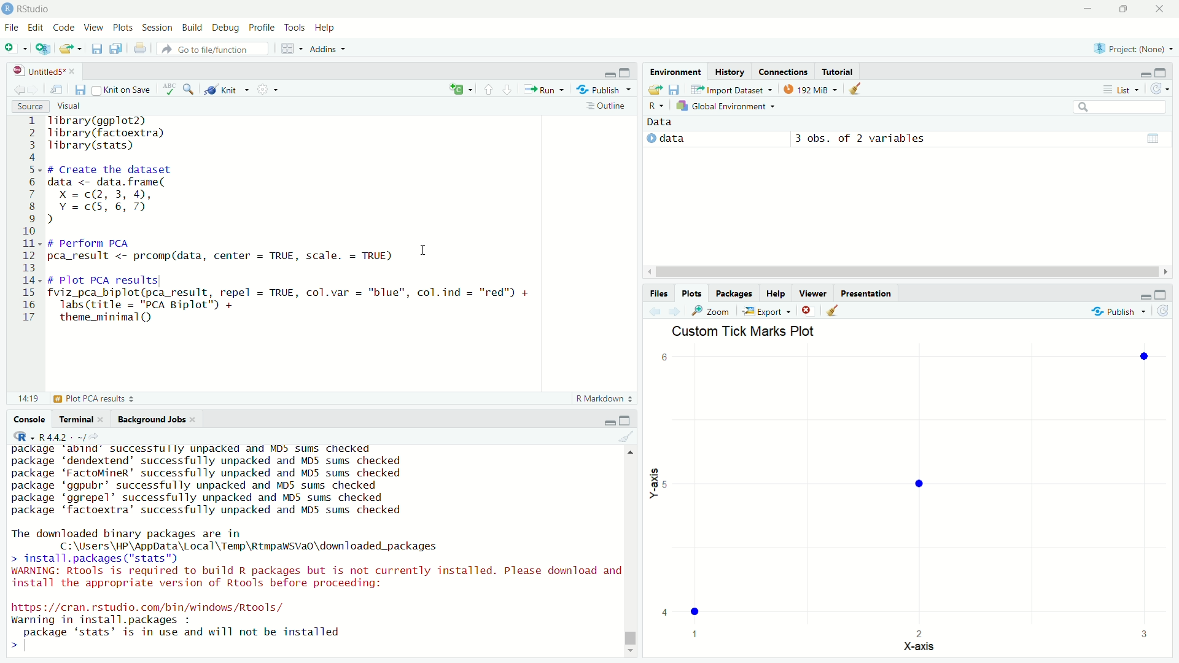 The height and width of the screenshot is (663, 1179). What do you see at coordinates (118, 48) in the screenshot?
I see `save all open documents` at bounding box center [118, 48].